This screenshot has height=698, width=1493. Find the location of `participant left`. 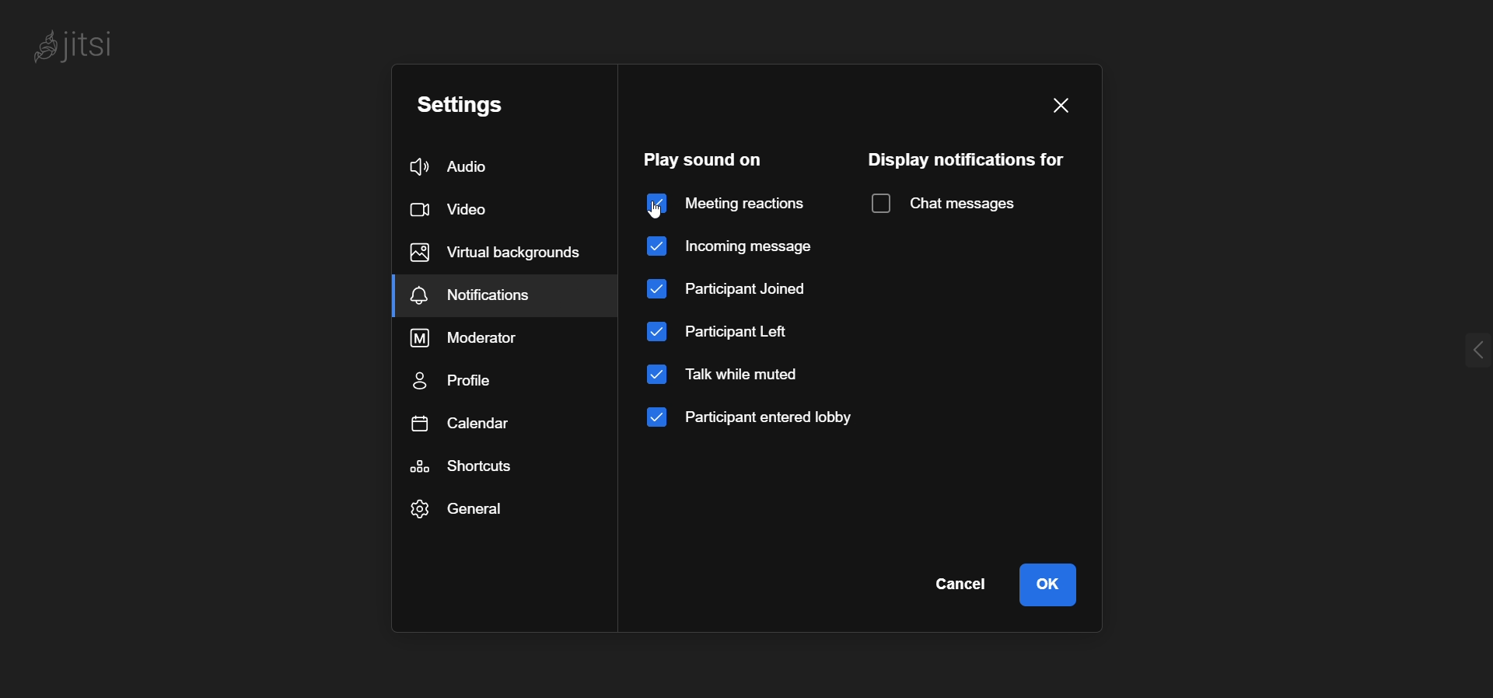

participant left is located at coordinates (720, 334).